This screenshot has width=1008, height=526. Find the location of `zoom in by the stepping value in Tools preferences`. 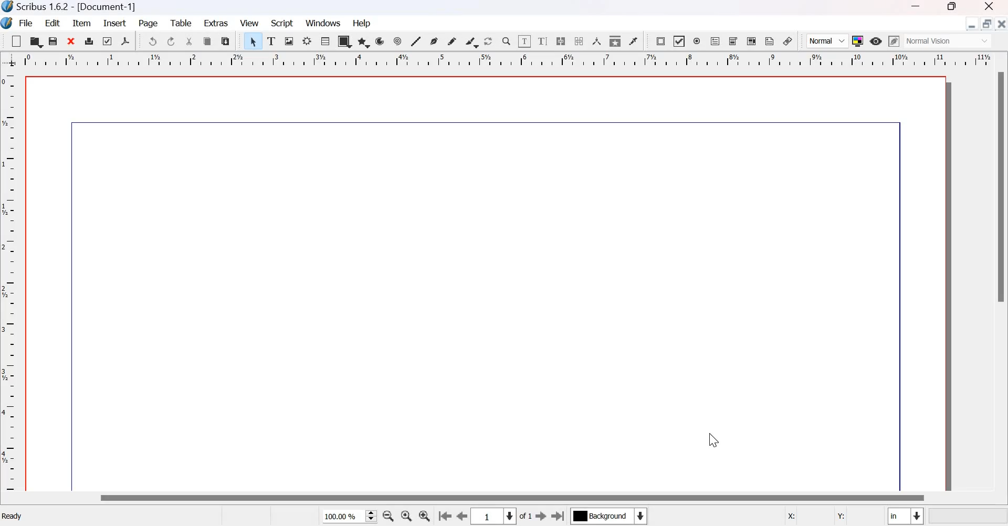

zoom in by the stepping value in Tools preferences is located at coordinates (425, 516).